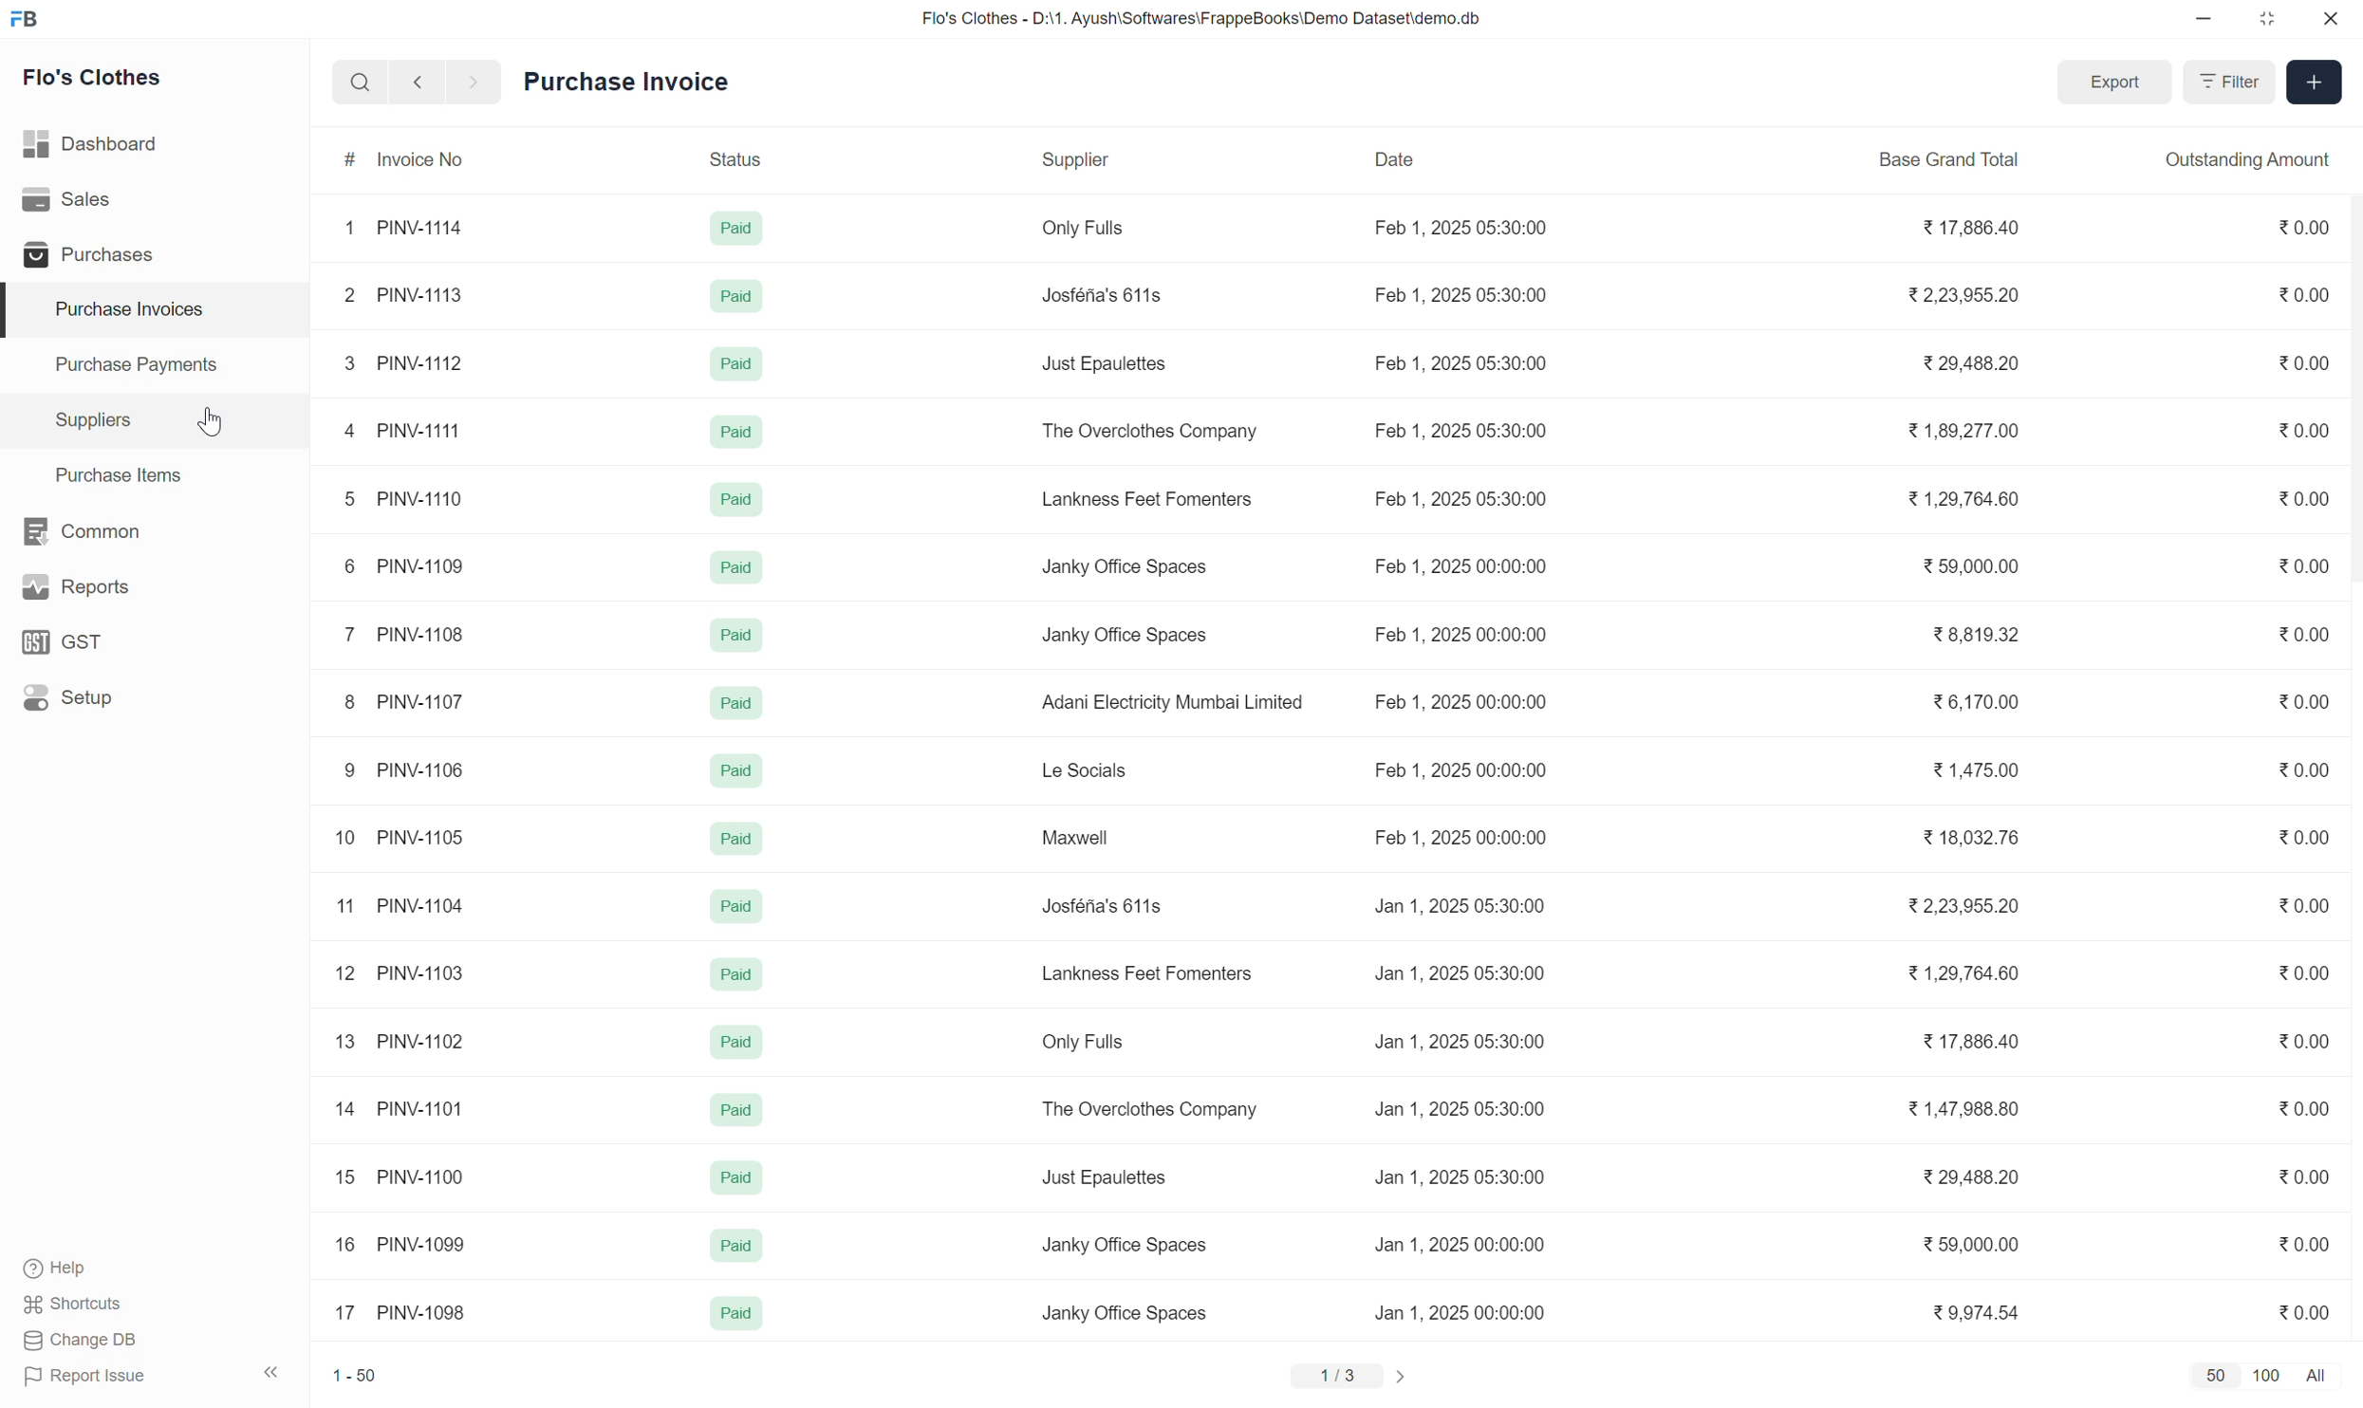 This screenshot has width=2363, height=1408. What do you see at coordinates (1460, 837) in the screenshot?
I see `Feb 1, 2025 00:00:00` at bounding box center [1460, 837].